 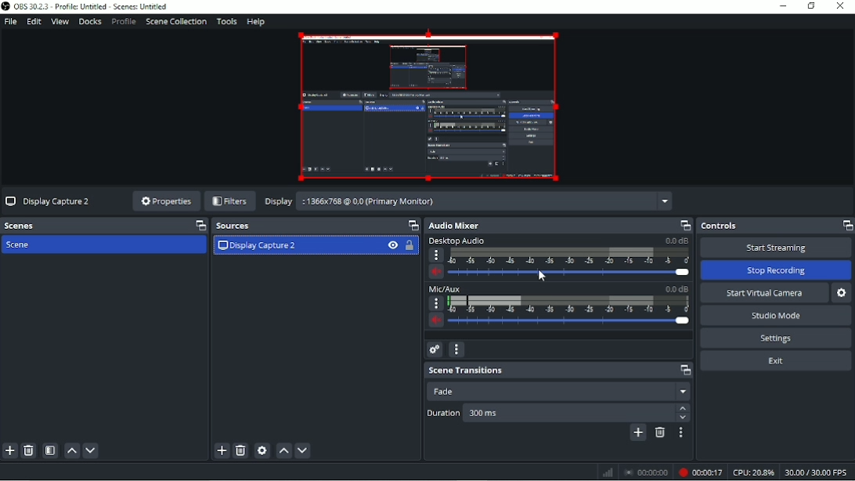 What do you see at coordinates (227, 22) in the screenshot?
I see `Tools` at bounding box center [227, 22].